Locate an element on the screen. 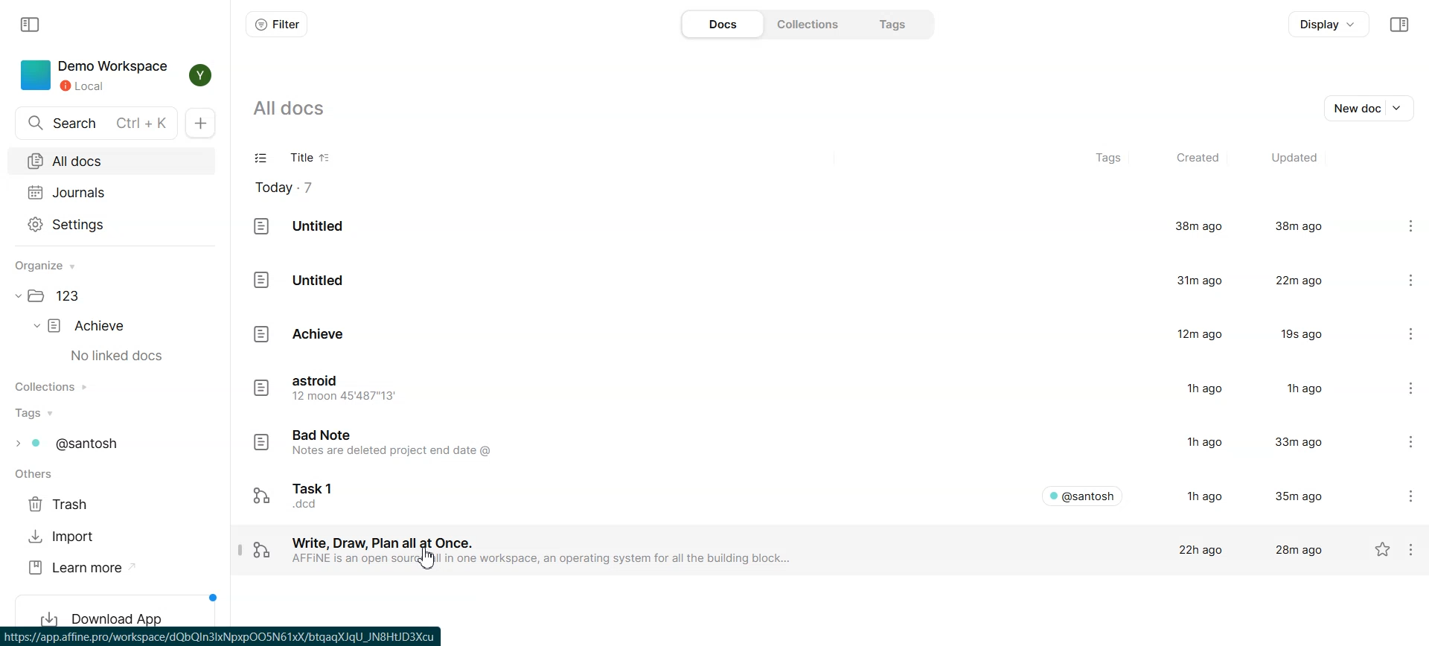  Collections is located at coordinates (805, 23).